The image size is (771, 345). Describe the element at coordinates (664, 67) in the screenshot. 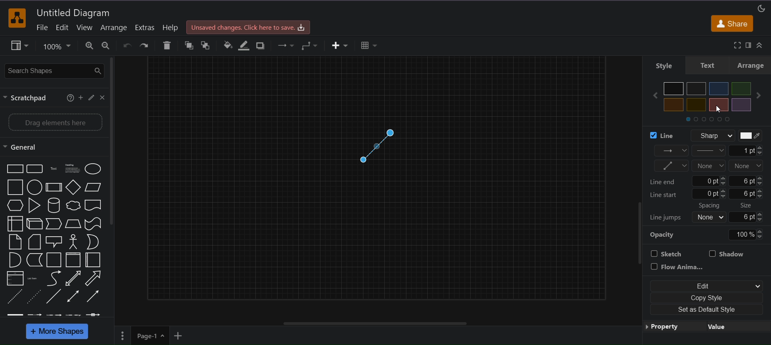

I see `style` at that location.